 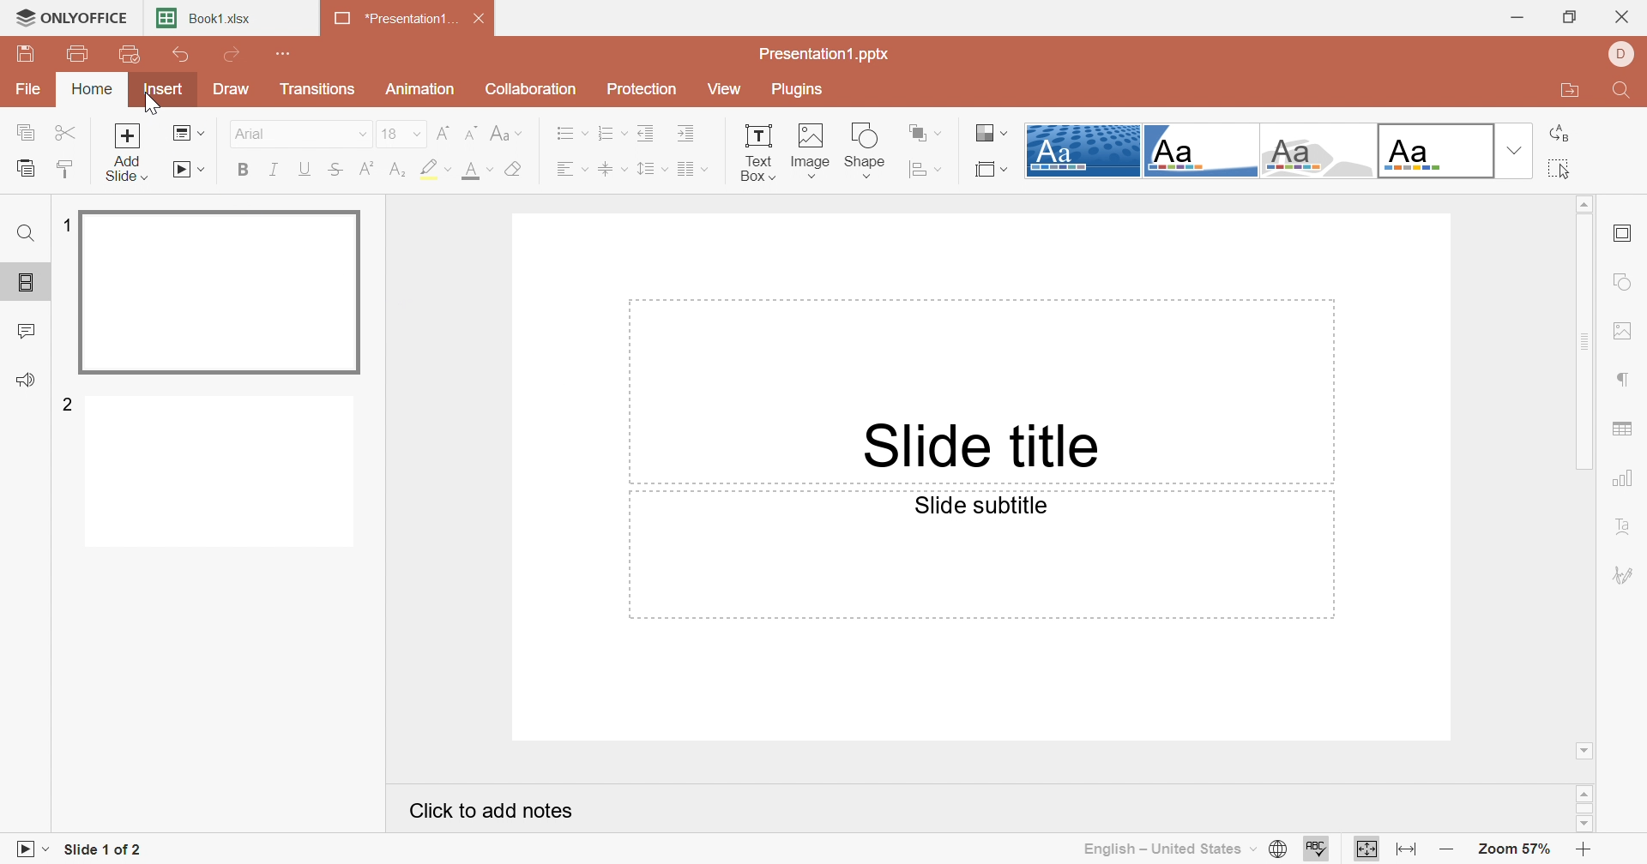 I want to click on Arrange shape, so click(x=923, y=131).